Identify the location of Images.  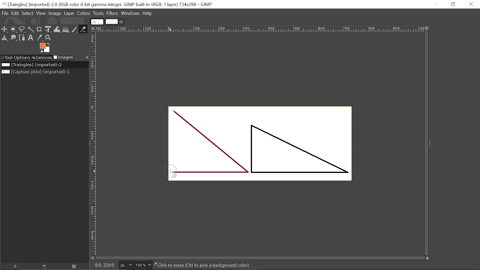
(63, 57).